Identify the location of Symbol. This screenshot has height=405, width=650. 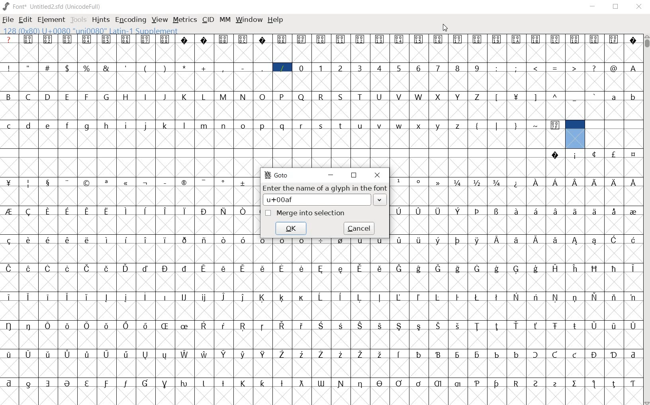
(379, 297).